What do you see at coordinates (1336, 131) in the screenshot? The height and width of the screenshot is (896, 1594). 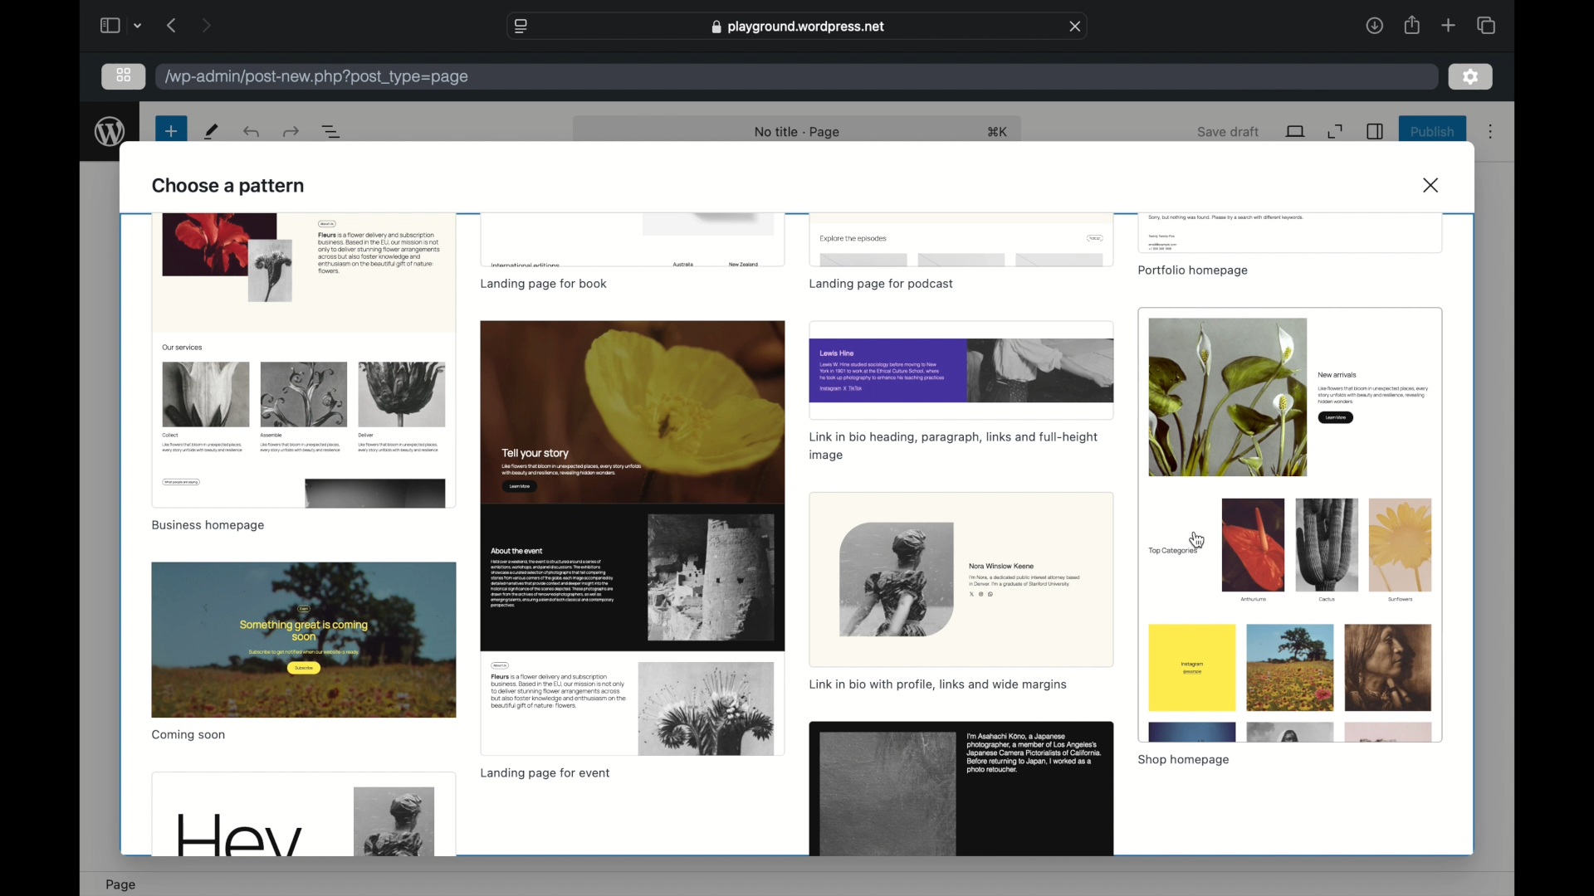 I see `expand` at bounding box center [1336, 131].